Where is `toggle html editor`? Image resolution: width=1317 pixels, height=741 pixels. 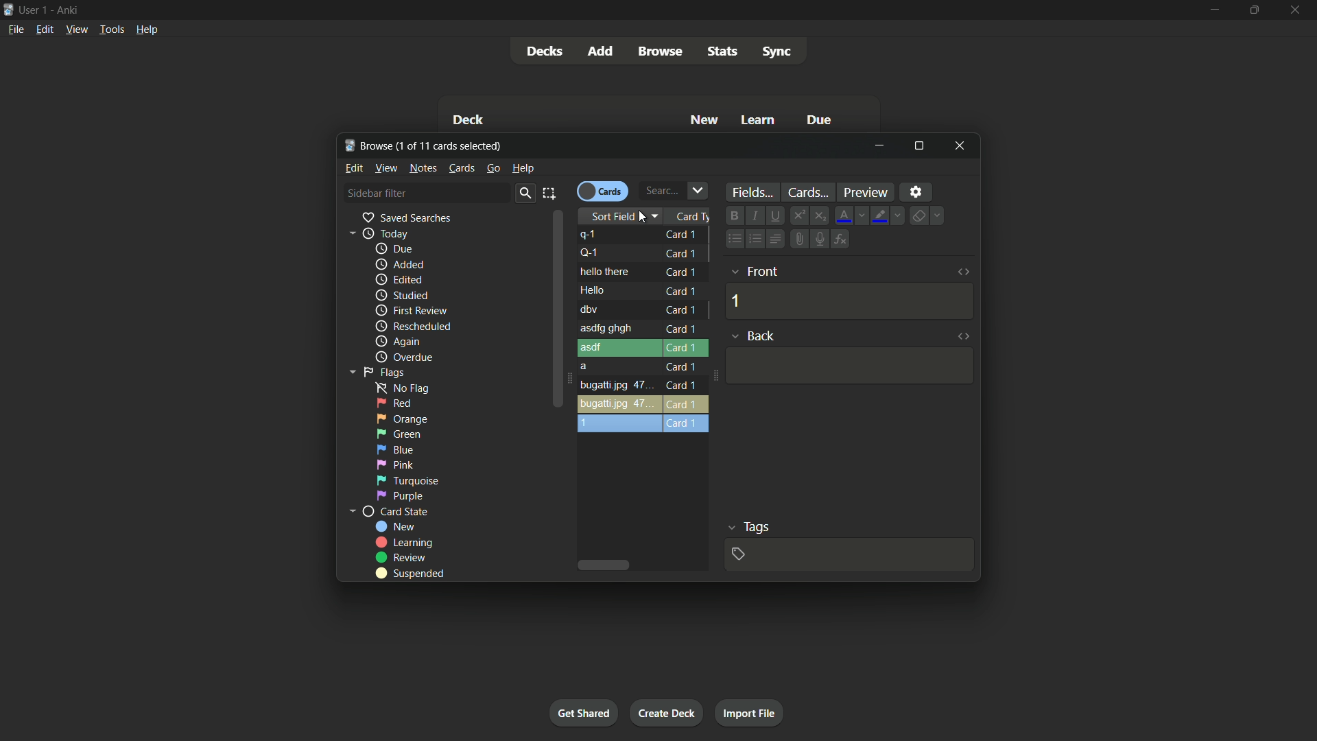
toggle html editor is located at coordinates (962, 336).